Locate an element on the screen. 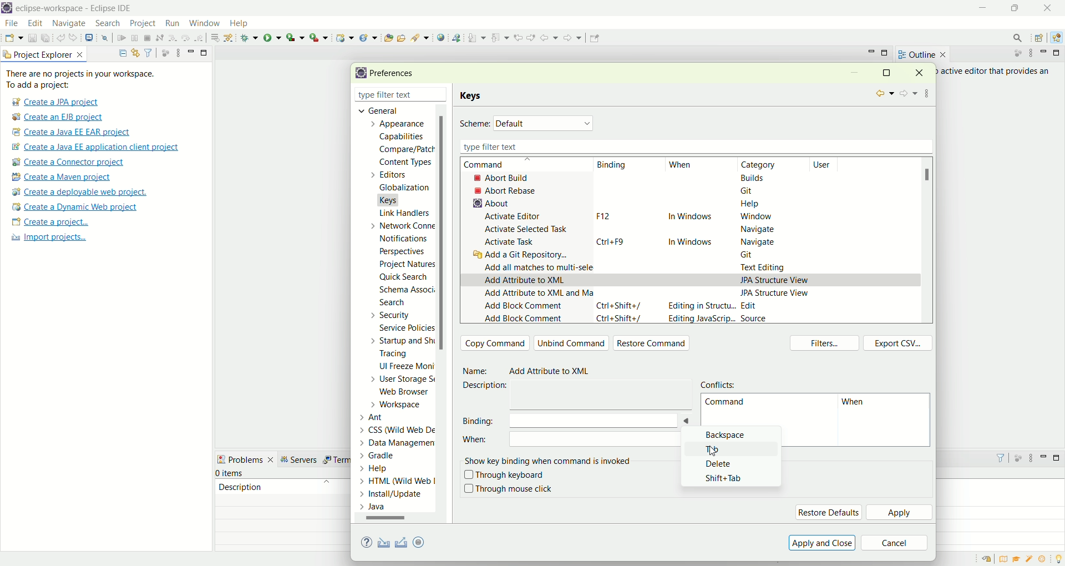 This screenshot has width=1065, height=566. close is located at coordinates (1051, 8).